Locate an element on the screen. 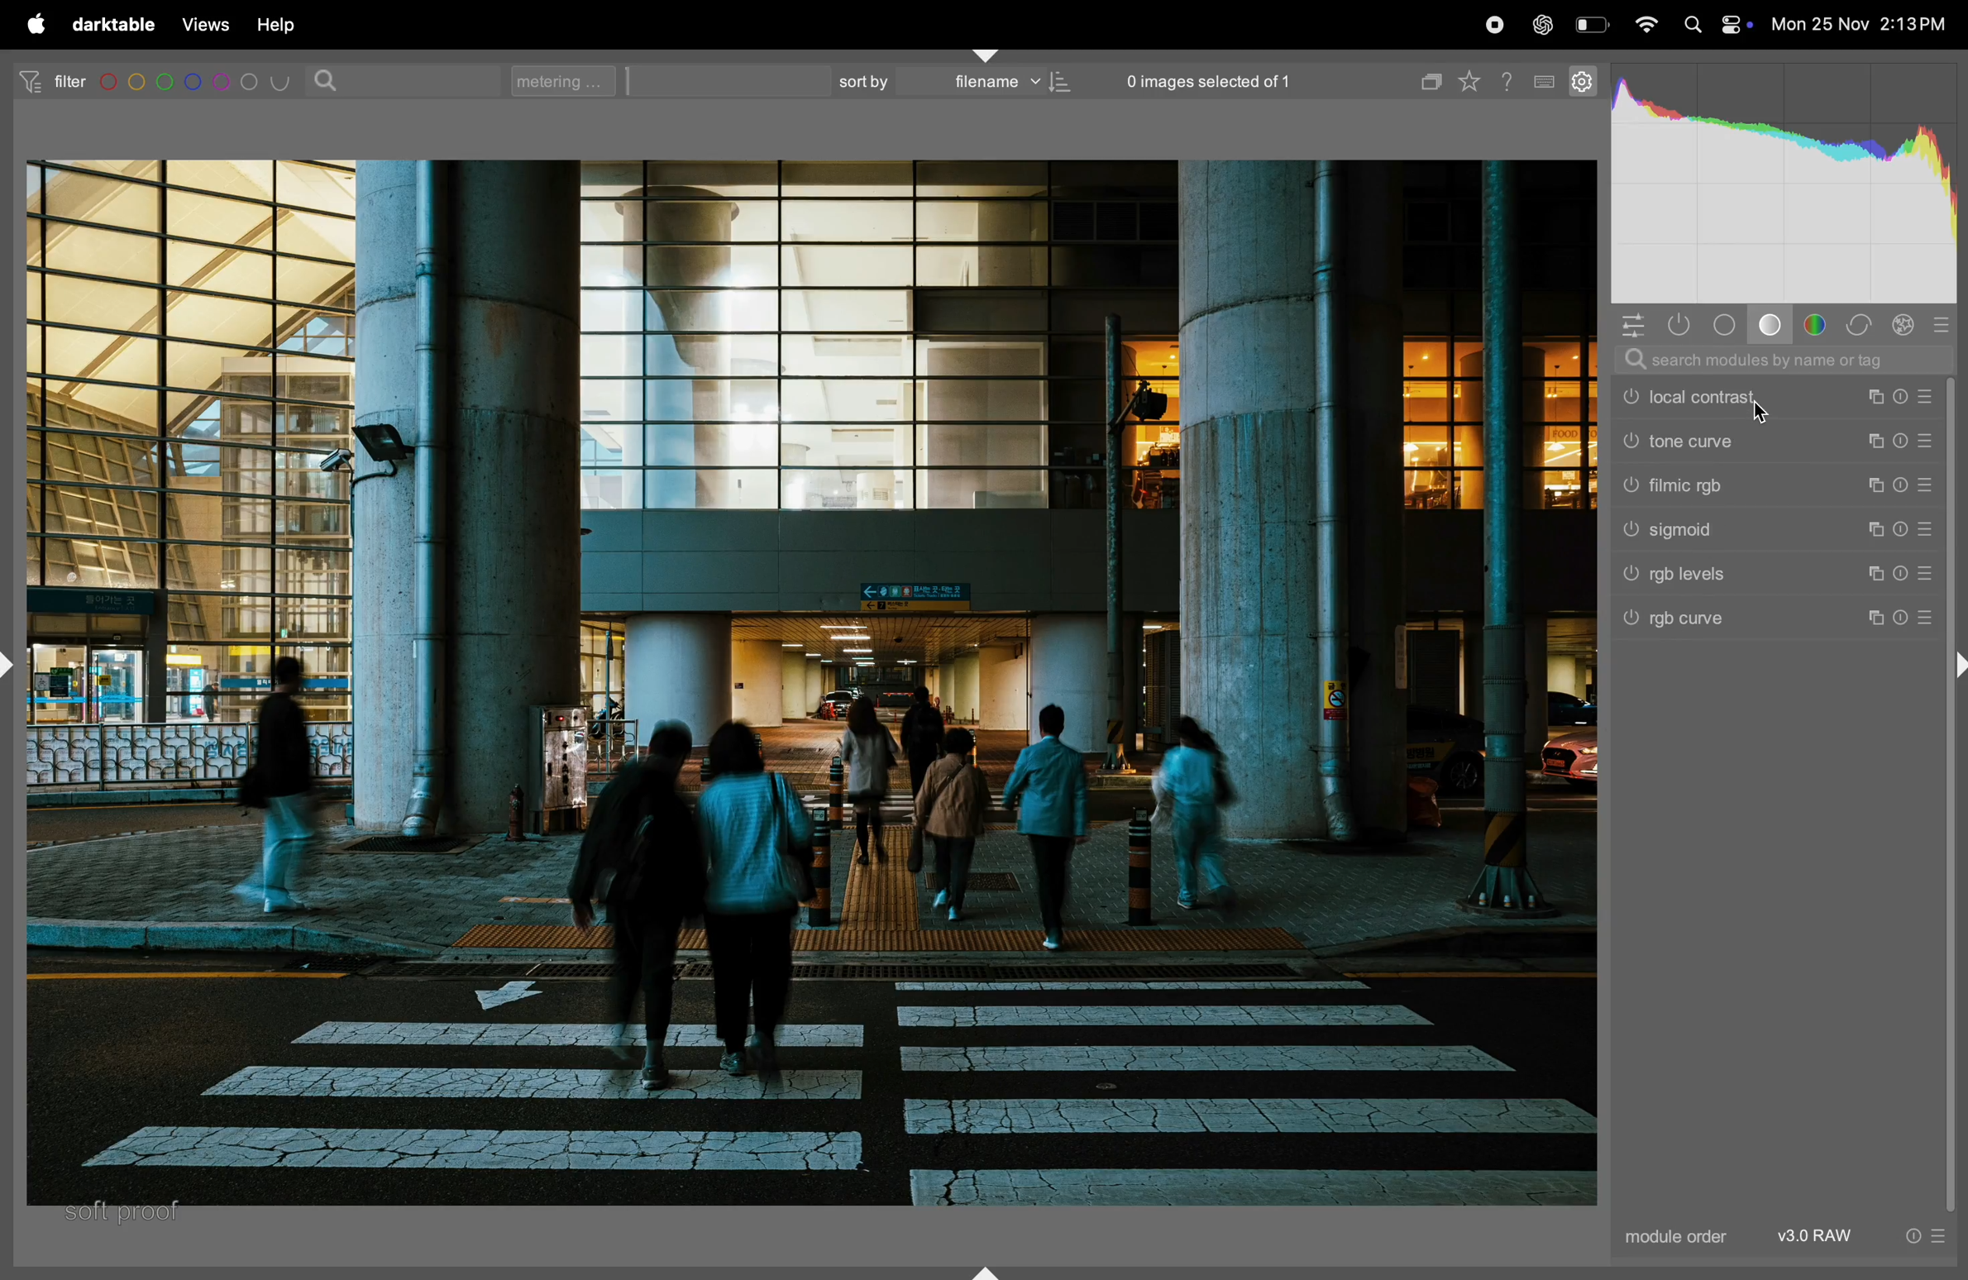 The width and height of the screenshot is (1968, 1280). sigmoid switched off is located at coordinates (1631, 530).